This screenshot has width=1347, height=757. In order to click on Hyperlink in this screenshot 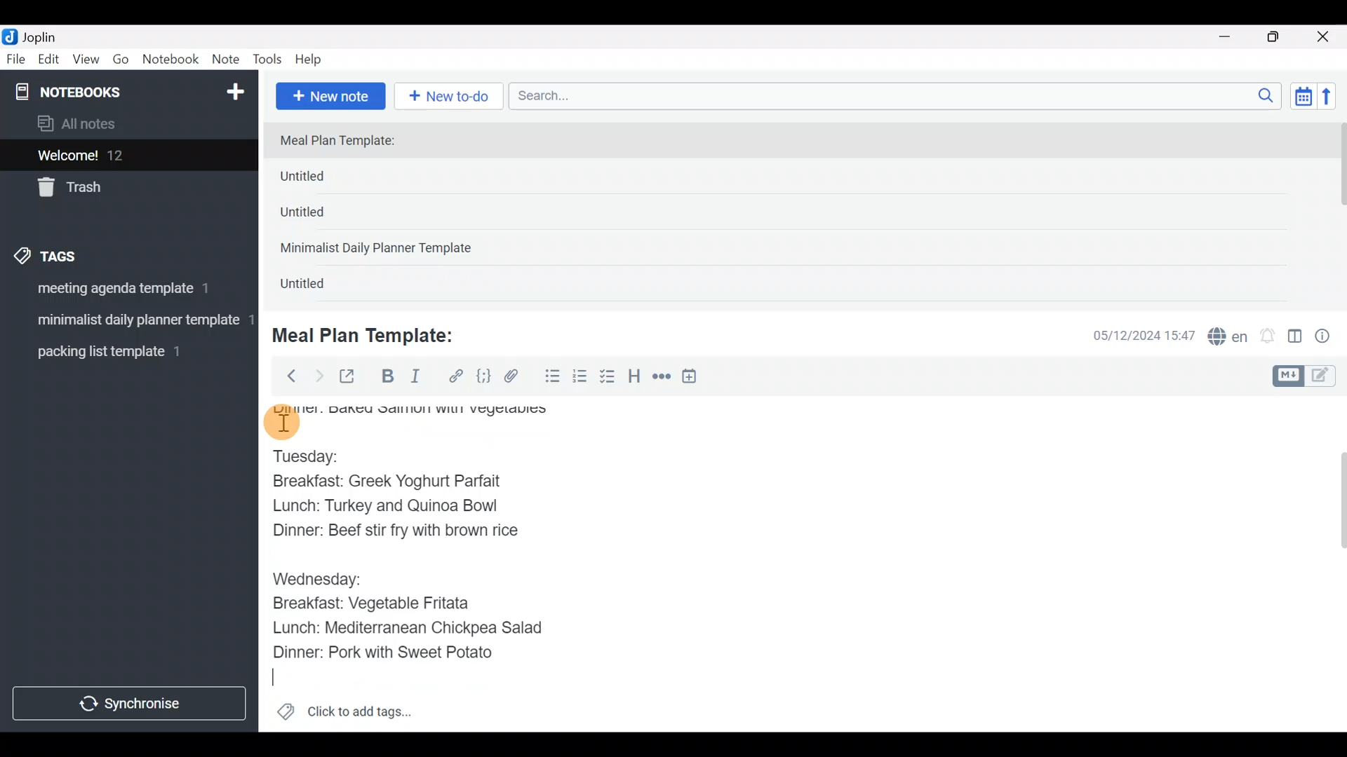, I will do `click(456, 376)`.